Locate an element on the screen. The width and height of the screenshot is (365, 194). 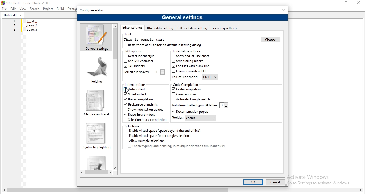
Autoselect single match is located at coordinates (192, 99).